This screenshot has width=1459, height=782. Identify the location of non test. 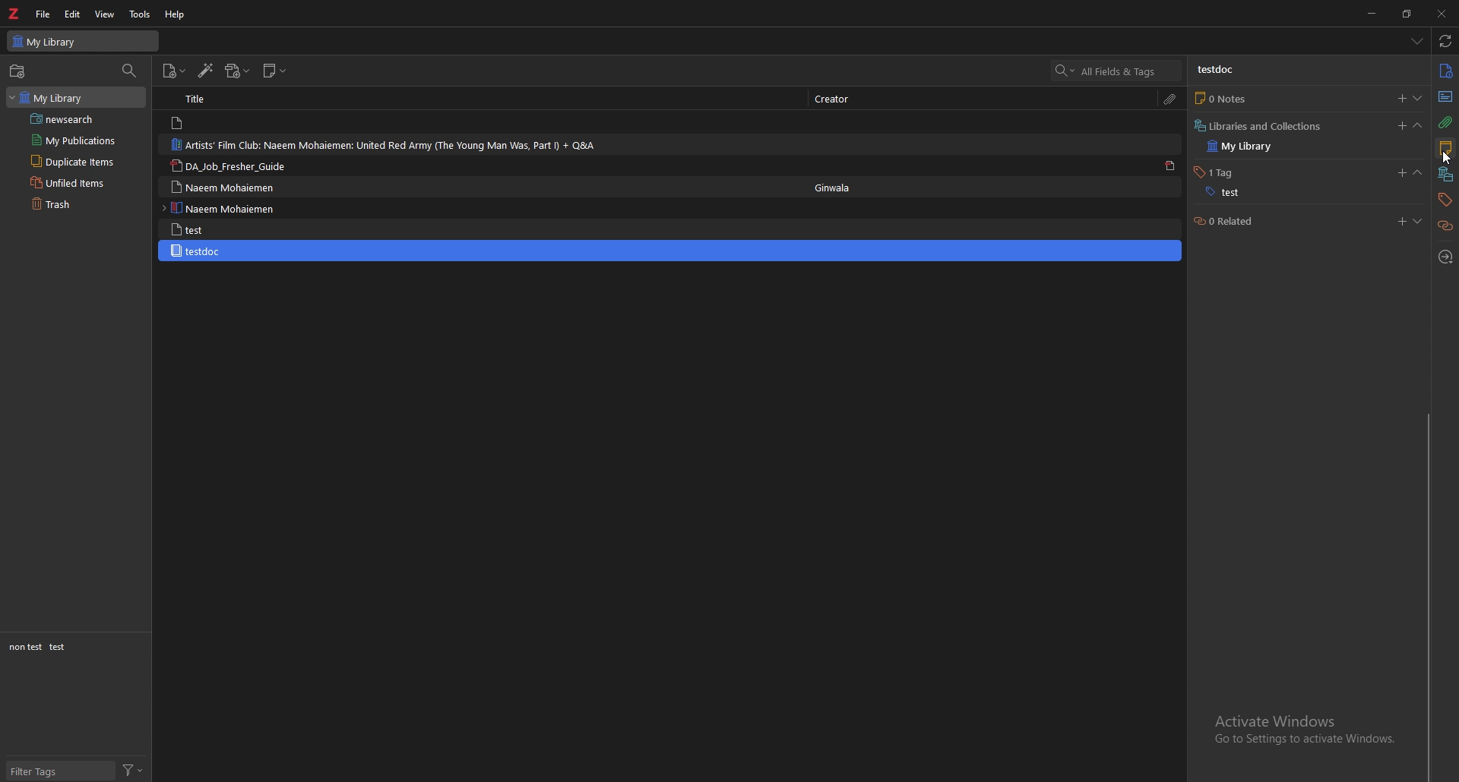
(26, 647).